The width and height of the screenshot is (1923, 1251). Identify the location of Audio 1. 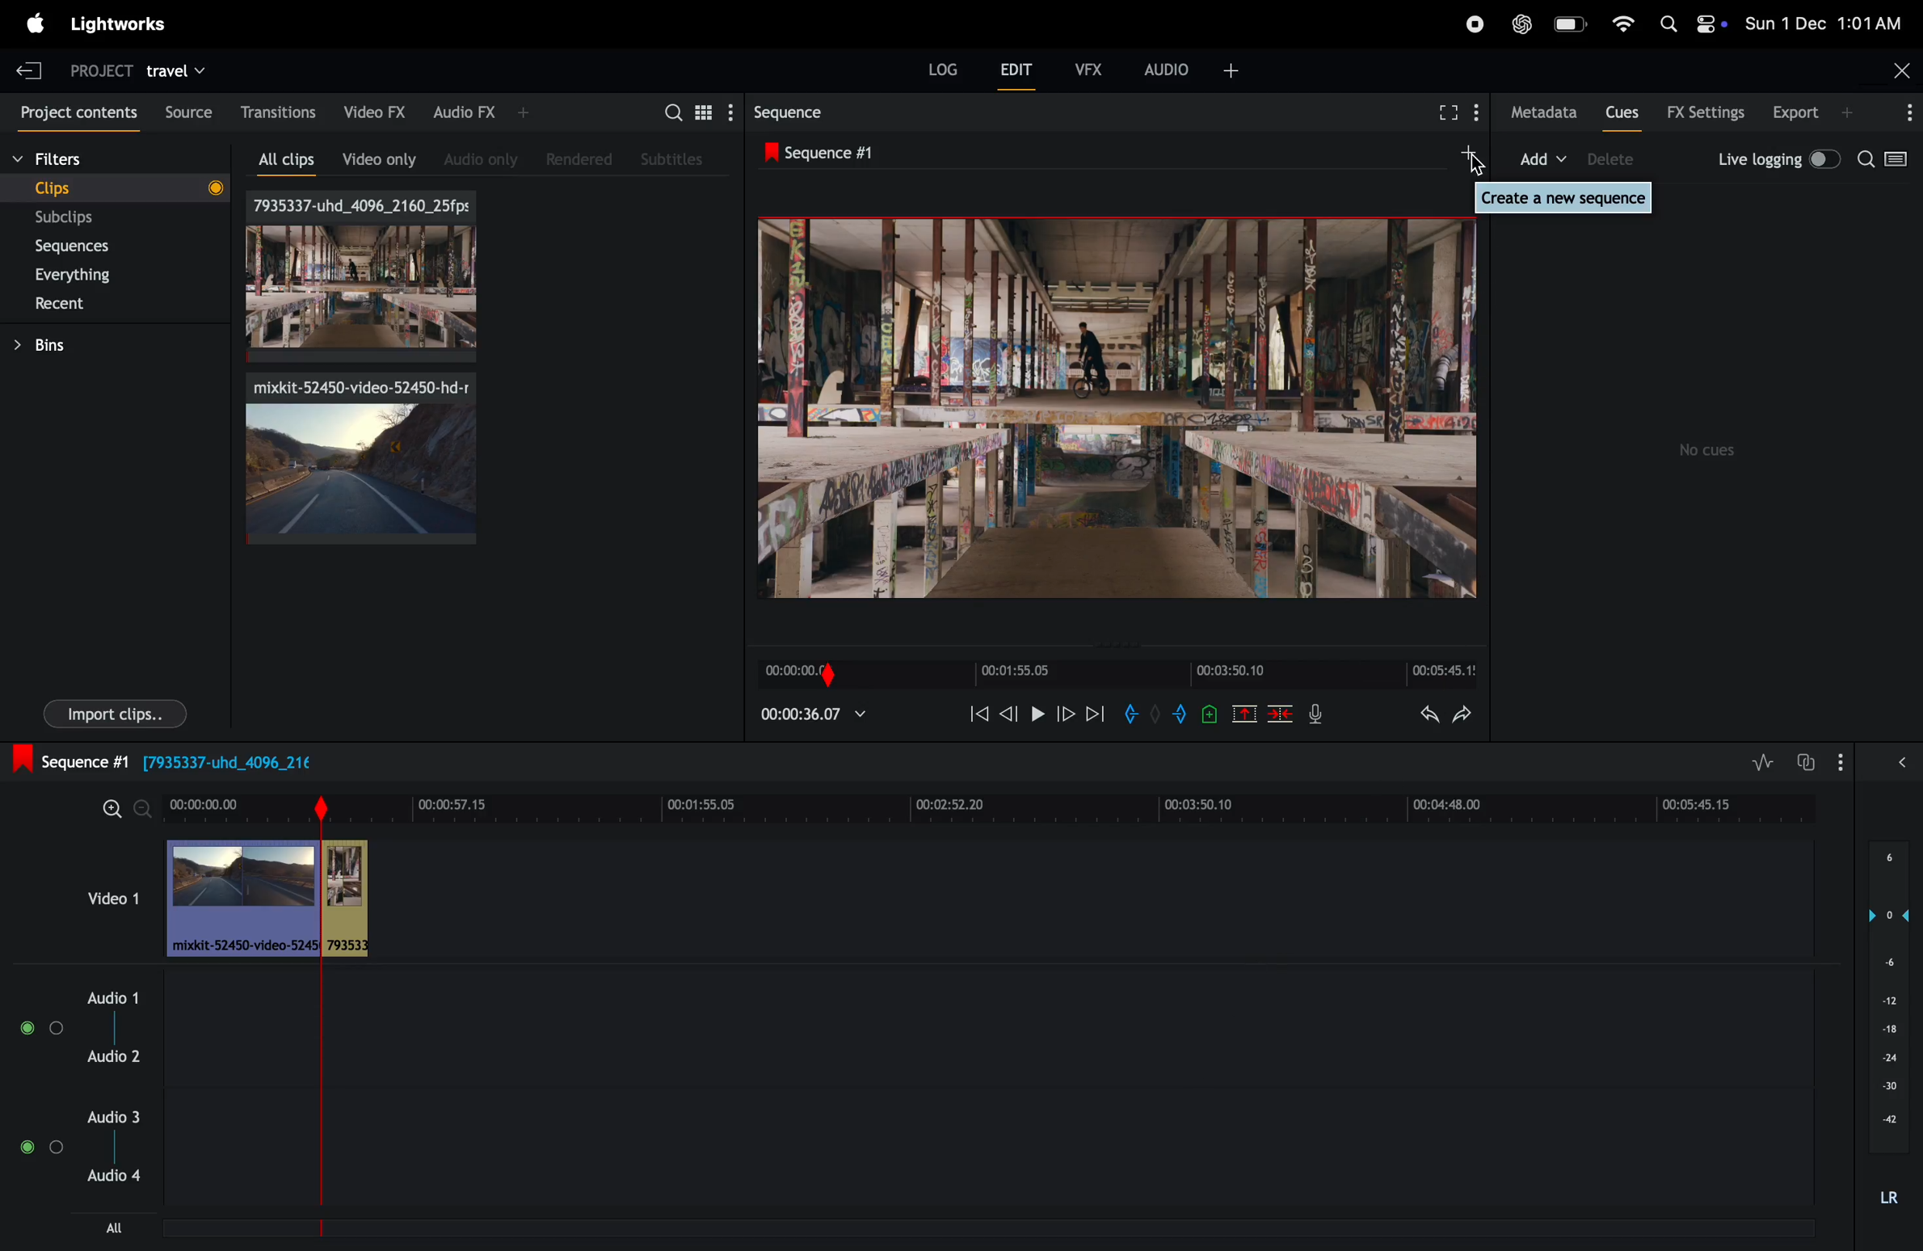
(116, 995).